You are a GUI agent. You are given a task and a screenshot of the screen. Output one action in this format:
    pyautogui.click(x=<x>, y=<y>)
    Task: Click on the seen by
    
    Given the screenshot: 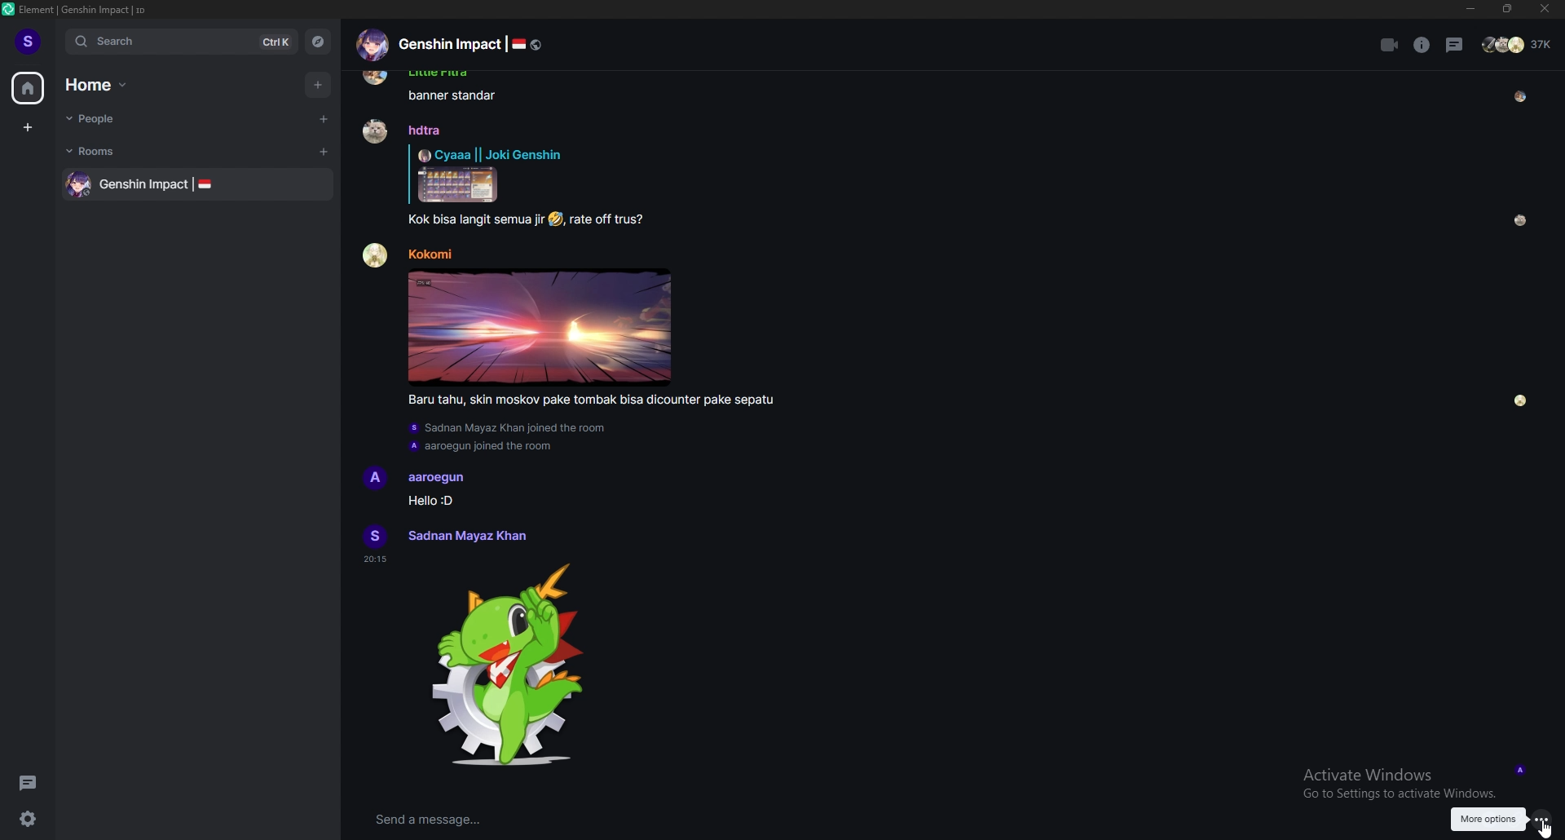 What is the action you would take?
    pyautogui.click(x=1521, y=97)
    